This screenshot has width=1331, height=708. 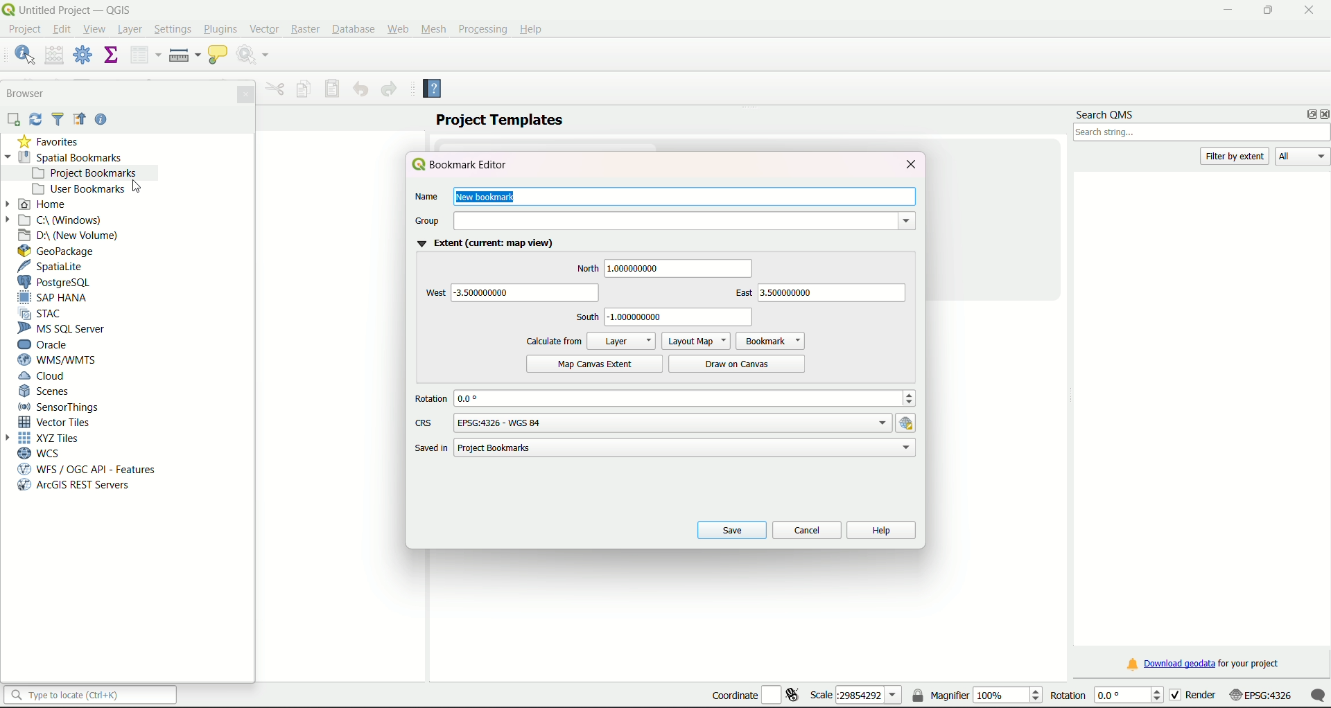 I want to click on , so click(x=275, y=89).